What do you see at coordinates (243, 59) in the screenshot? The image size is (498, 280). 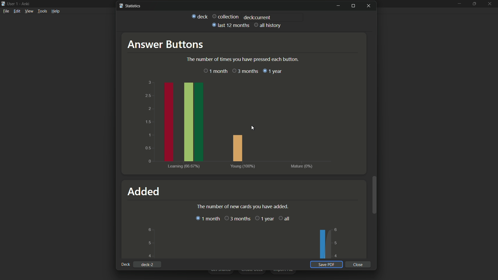 I see `The number of times you have pressed each buttons` at bounding box center [243, 59].